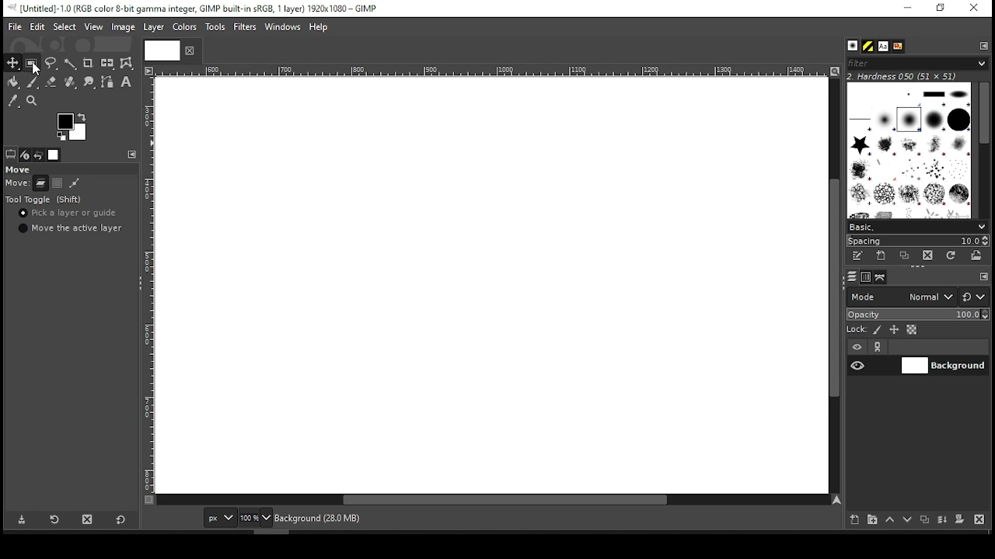 The width and height of the screenshot is (995, 559). Describe the element at coordinates (14, 82) in the screenshot. I see `paint bucket tool` at that location.